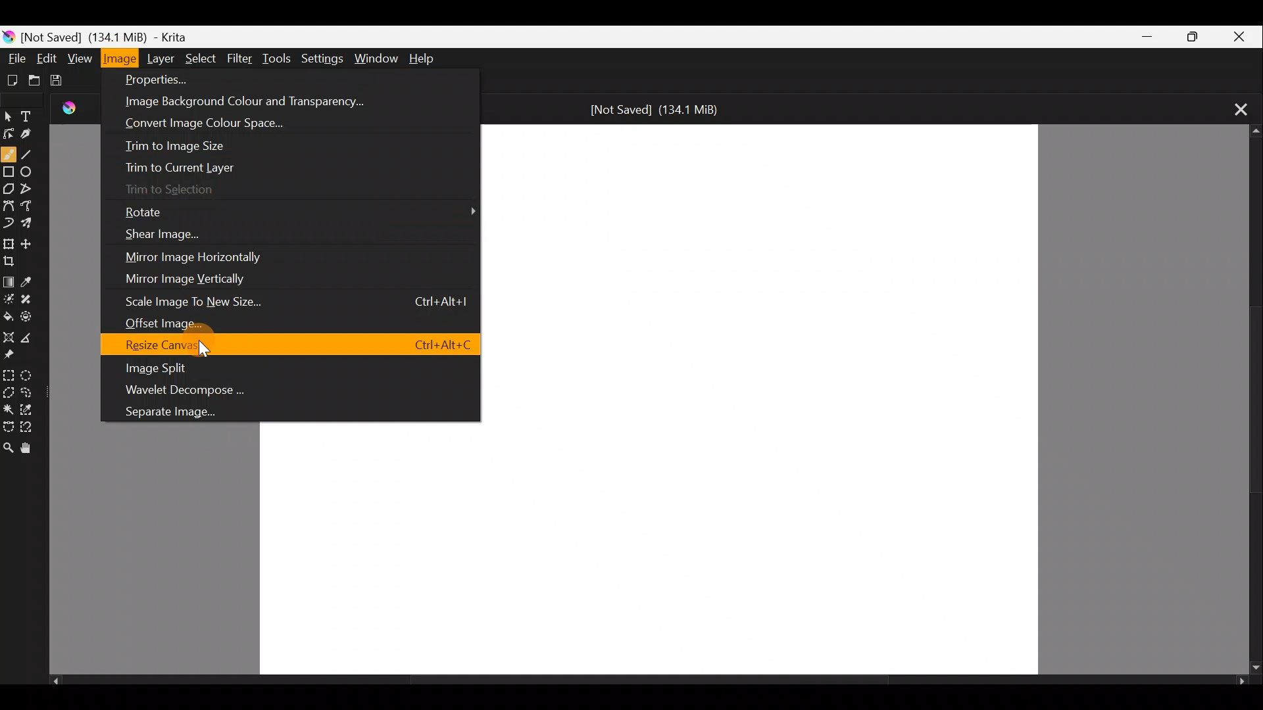 The image size is (1263, 710). I want to click on Cursor, so click(204, 349).